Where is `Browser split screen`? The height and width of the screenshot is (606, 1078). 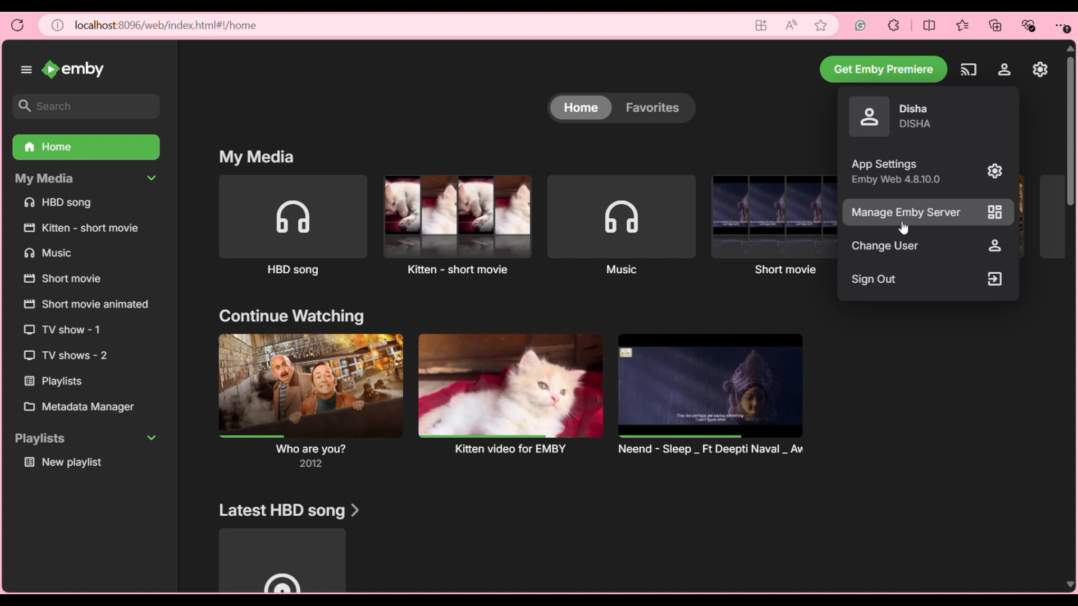
Browser split screen is located at coordinates (930, 25).